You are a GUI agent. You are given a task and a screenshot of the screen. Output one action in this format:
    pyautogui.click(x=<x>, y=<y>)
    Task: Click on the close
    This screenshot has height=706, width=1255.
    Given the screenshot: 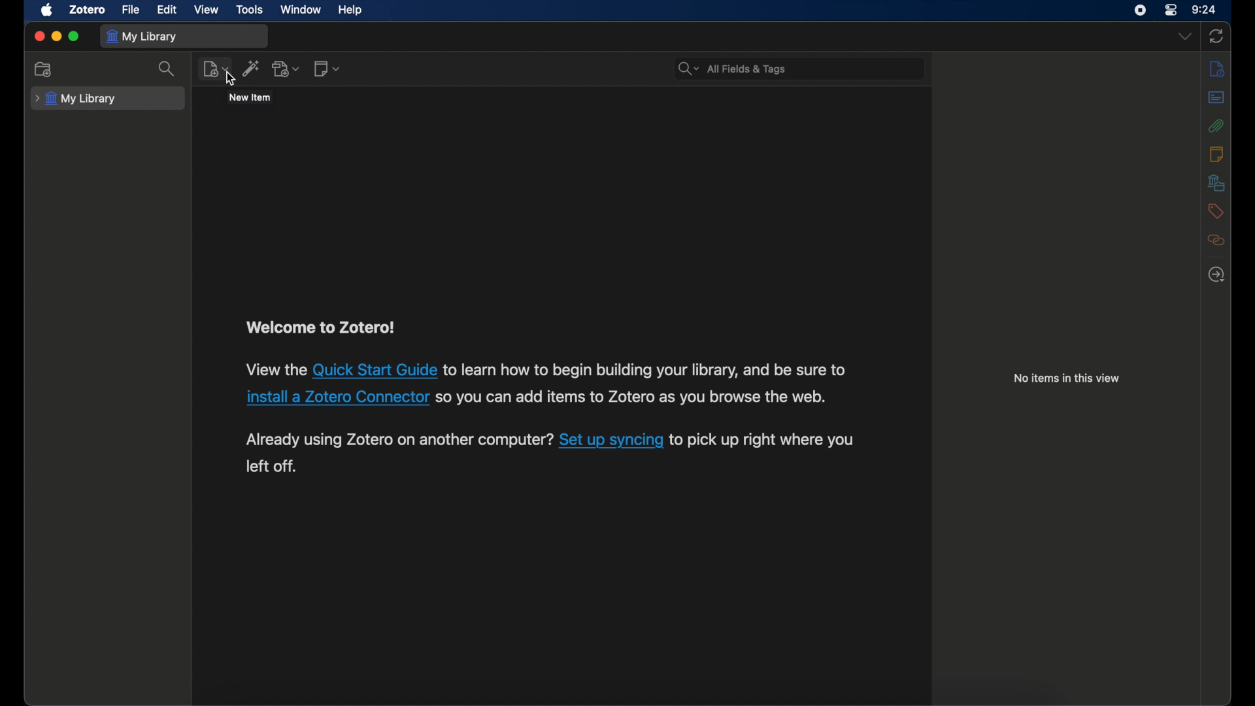 What is the action you would take?
    pyautogui.click(x=40, y=37)
    